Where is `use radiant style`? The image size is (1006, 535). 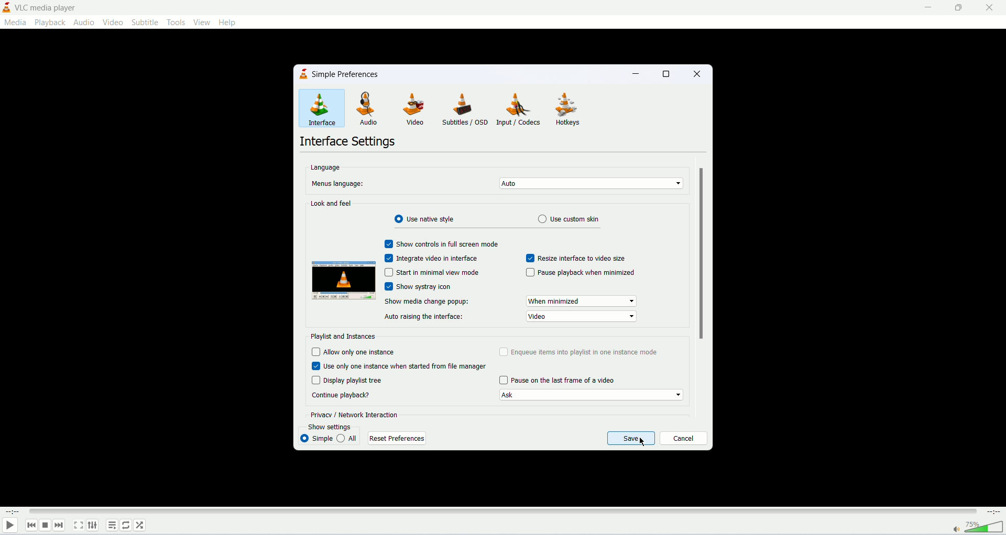
use radiant style is located at coordinates (427, 219).